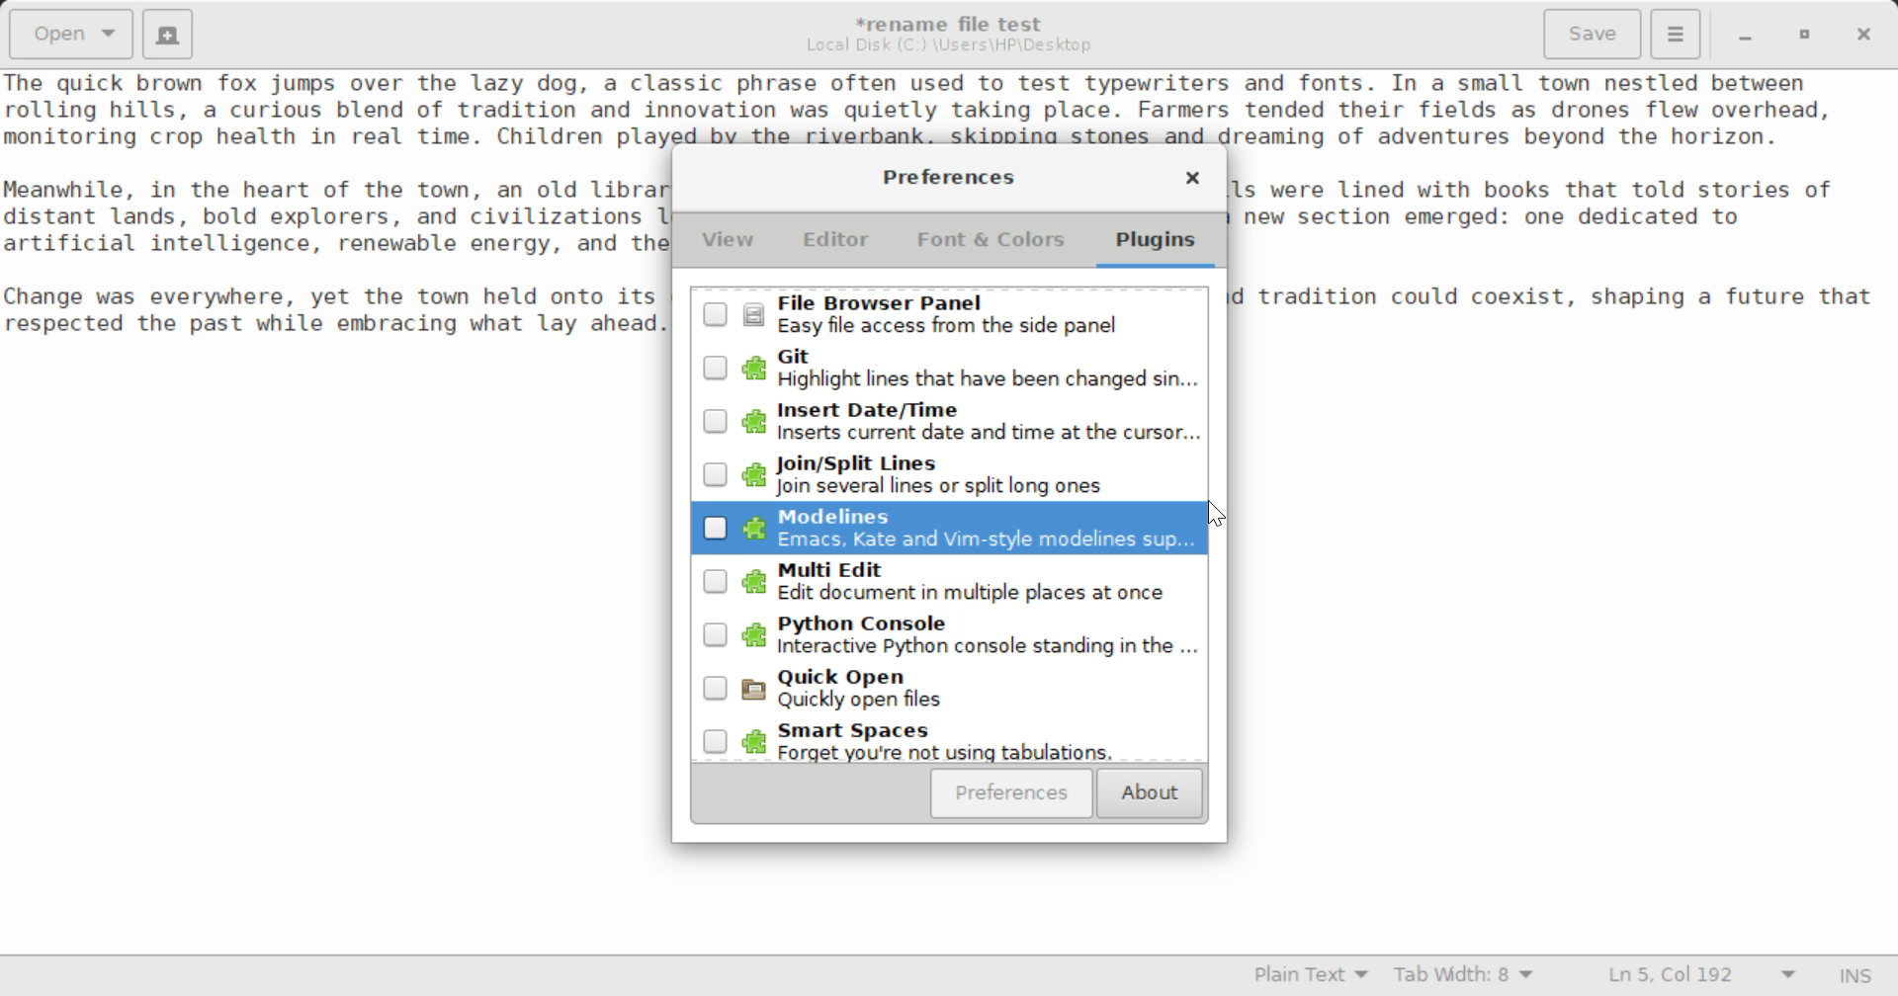  What do you see at coordinates (947, 585) in the screenshot?
I see `Unselected Multi Edit Plugin` at bounding box center [947, 585].